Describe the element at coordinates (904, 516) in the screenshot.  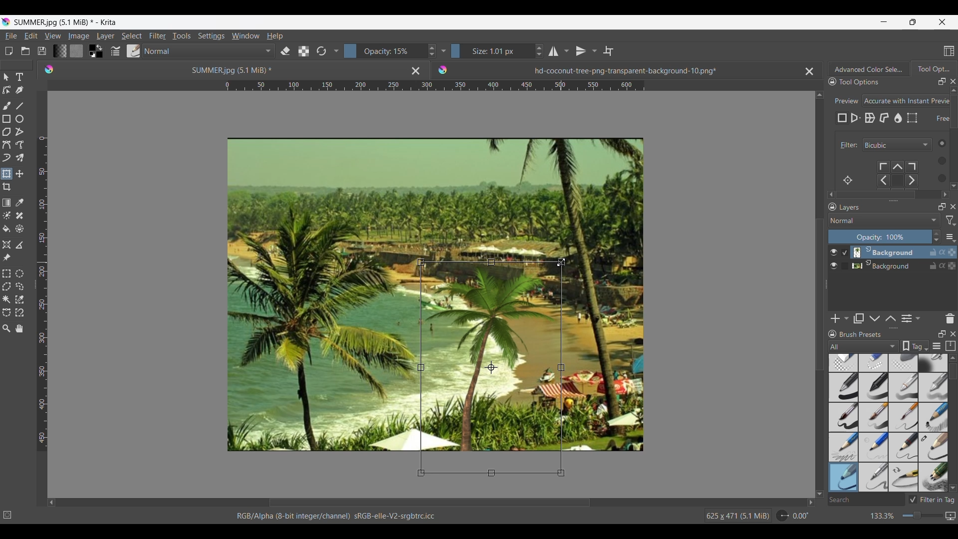
I see `Increase/Decrease canvas size` at that location.